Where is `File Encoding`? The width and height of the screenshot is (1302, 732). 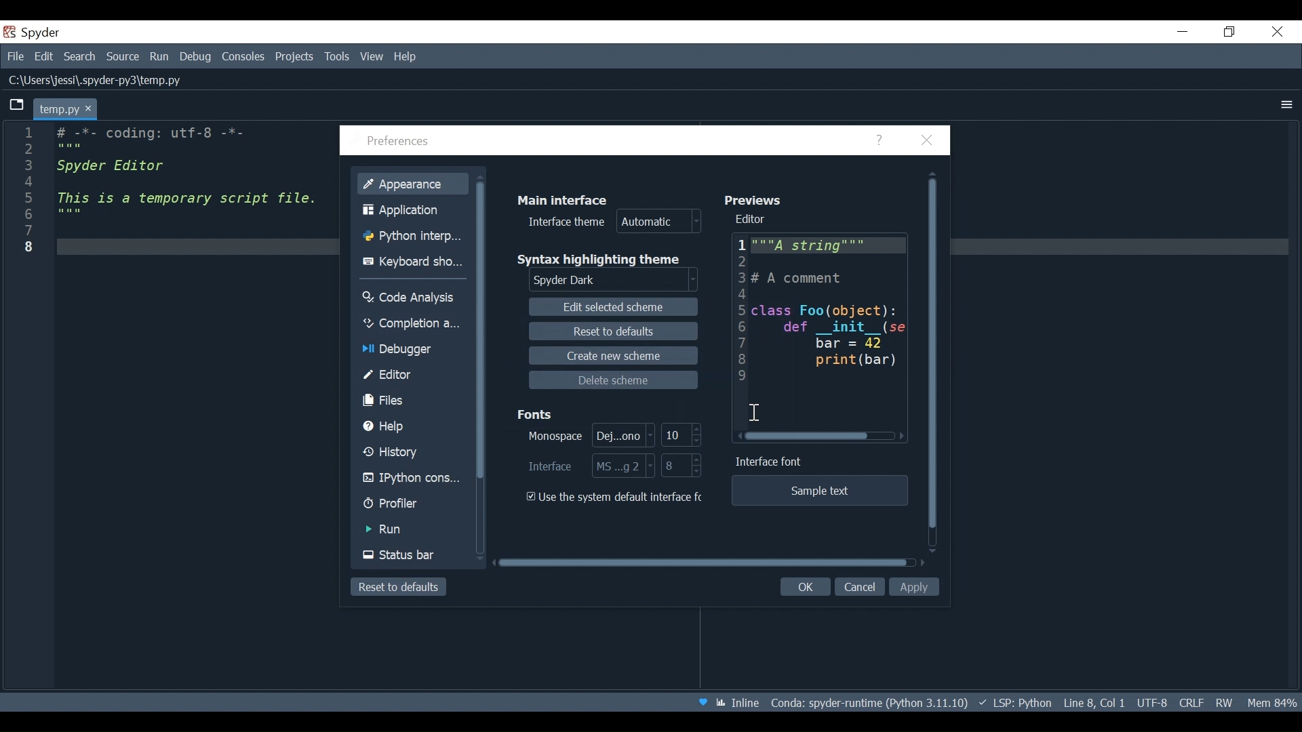 File Encoding is located at coordinates (1152, 703).